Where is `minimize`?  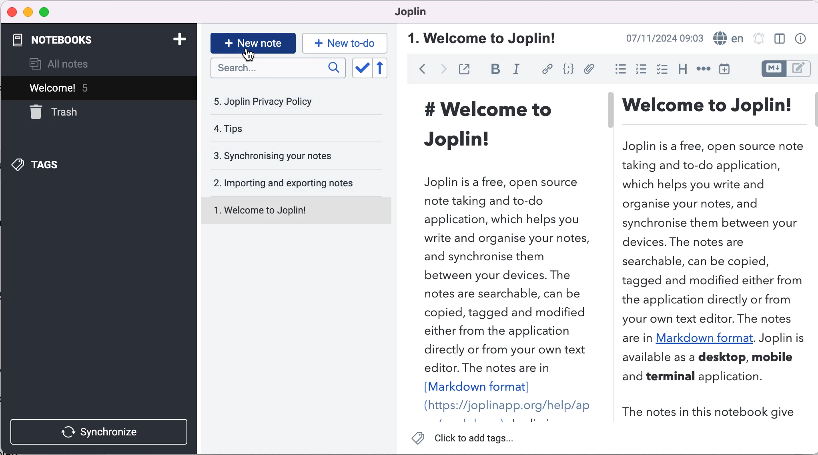 minimize is located at coordinates (28, 12).